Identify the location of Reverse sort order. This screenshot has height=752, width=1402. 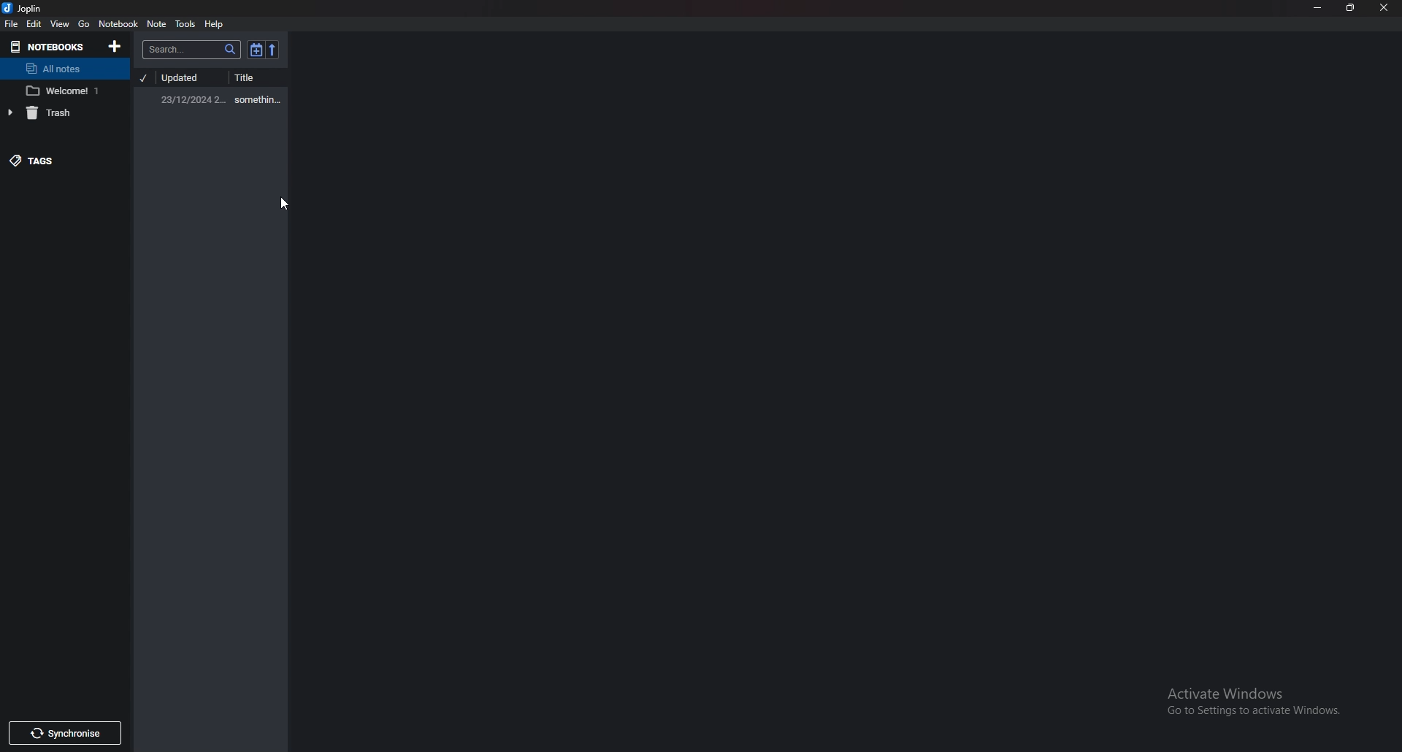
(272, 49).